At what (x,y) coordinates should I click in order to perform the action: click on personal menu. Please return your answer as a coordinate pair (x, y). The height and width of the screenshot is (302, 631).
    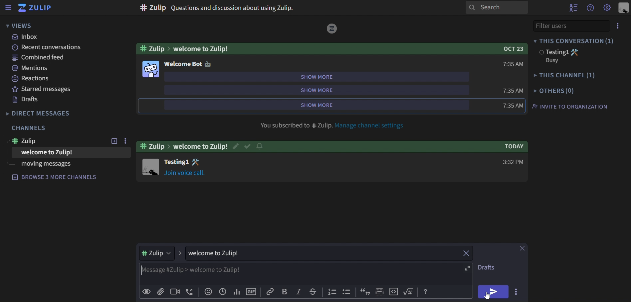
    Looking at the image, I should click on (625, 7).